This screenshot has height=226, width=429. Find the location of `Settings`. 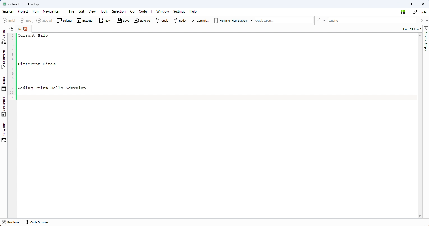

Settings is located at coordinates (179, 12).